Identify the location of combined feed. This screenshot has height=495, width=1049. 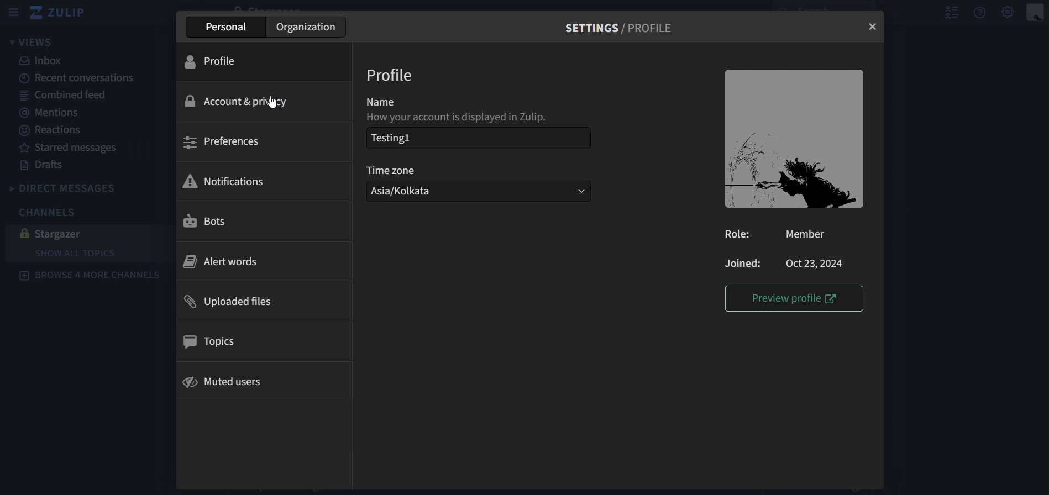
(73, 97).